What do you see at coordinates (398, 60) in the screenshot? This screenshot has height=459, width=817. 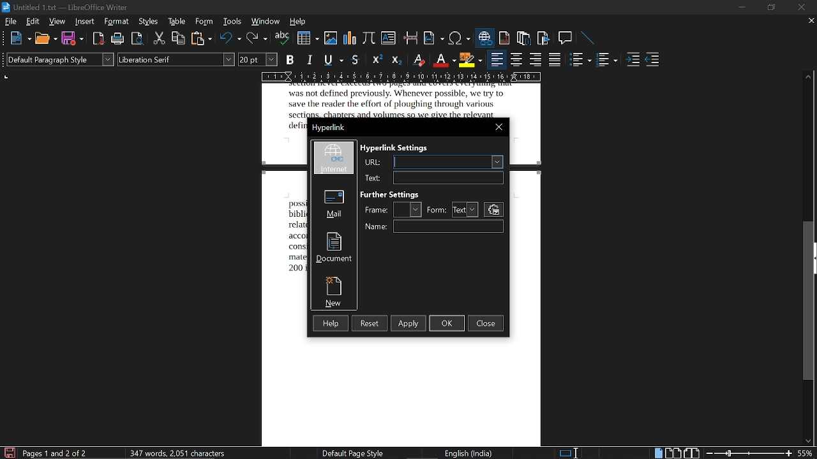 I see `subscript` at bounding box center [398, 60].